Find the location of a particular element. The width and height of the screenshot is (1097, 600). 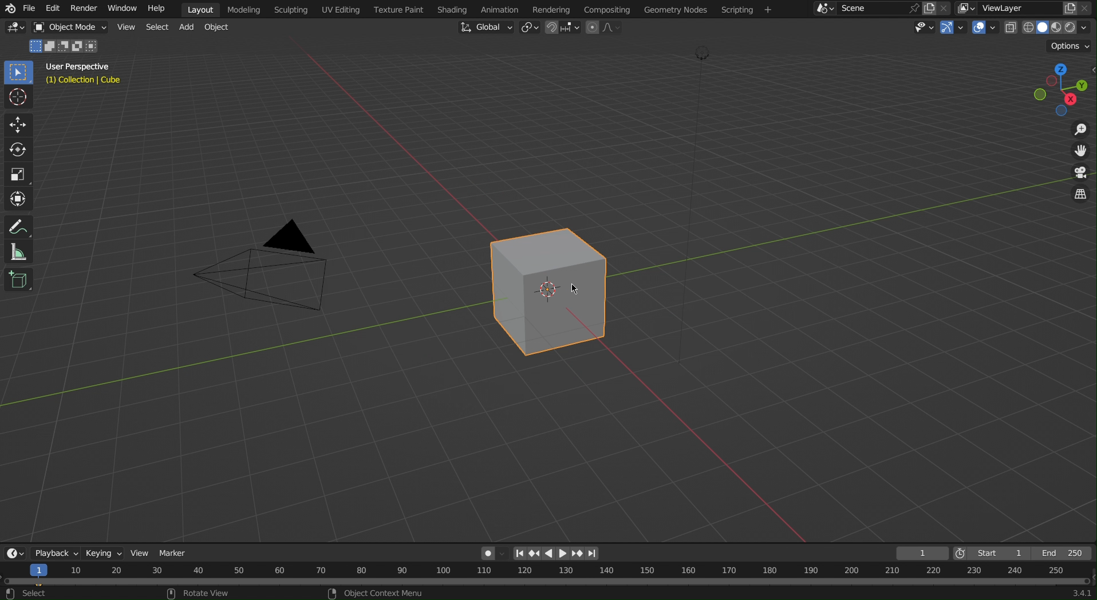

Viewport Shading is located at coordinates (1055, 26).